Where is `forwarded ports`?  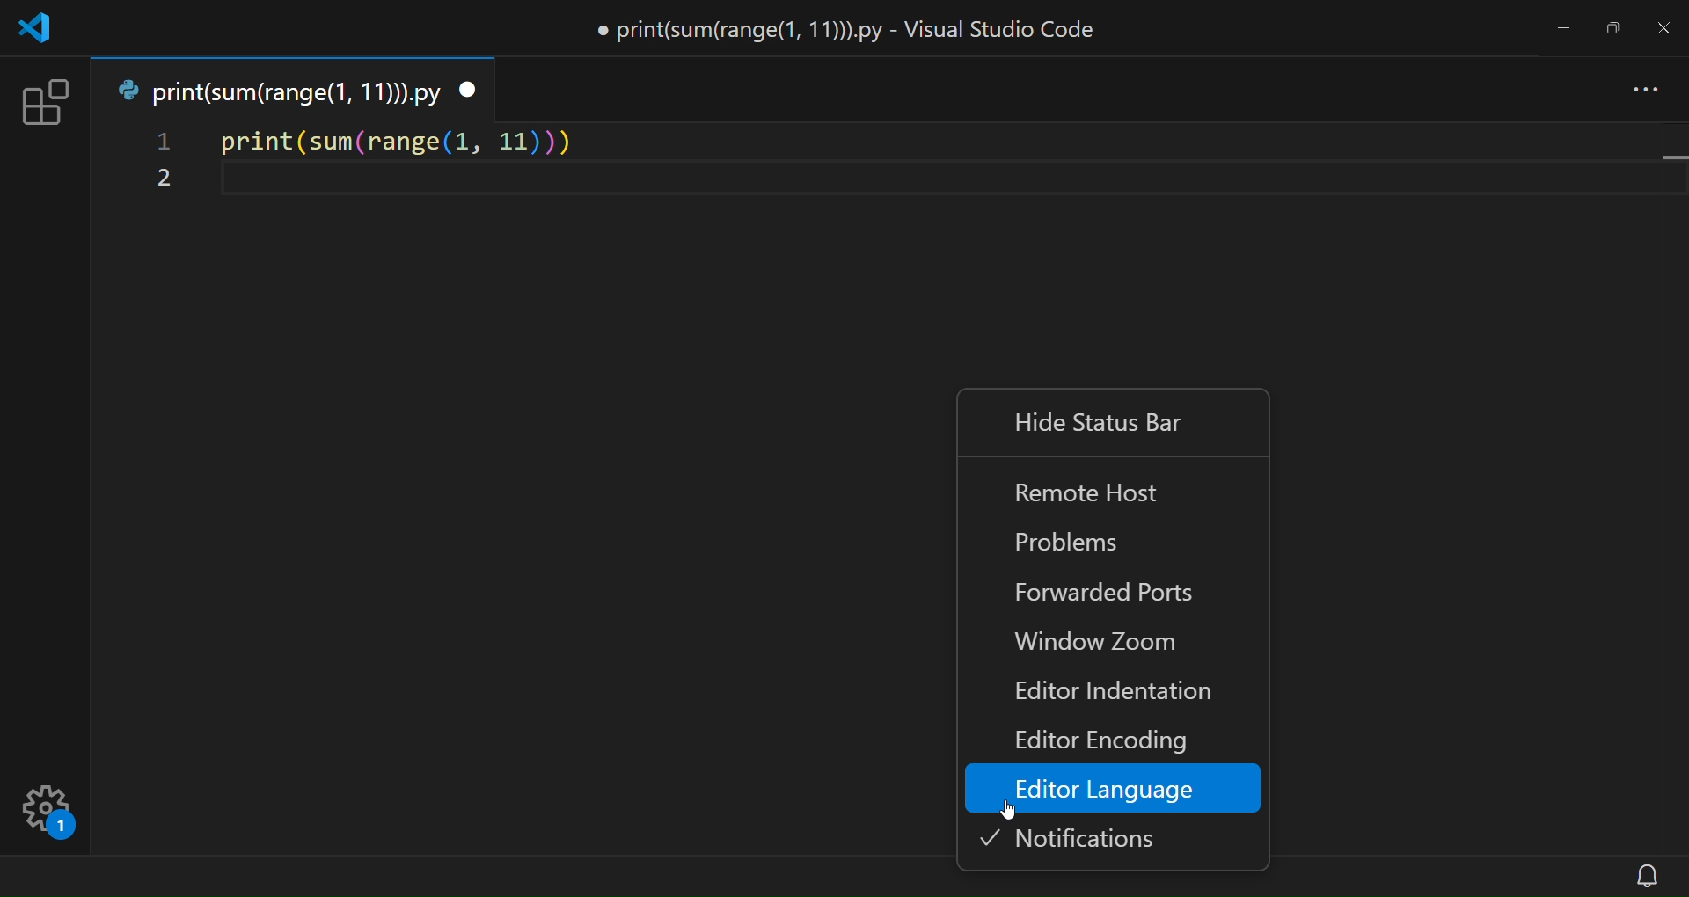
forwarded ports is located at coordinates (1114, 594).